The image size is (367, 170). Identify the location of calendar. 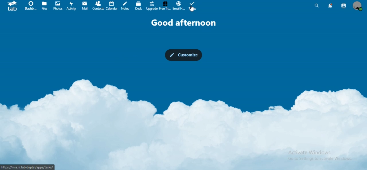
(112, 5).